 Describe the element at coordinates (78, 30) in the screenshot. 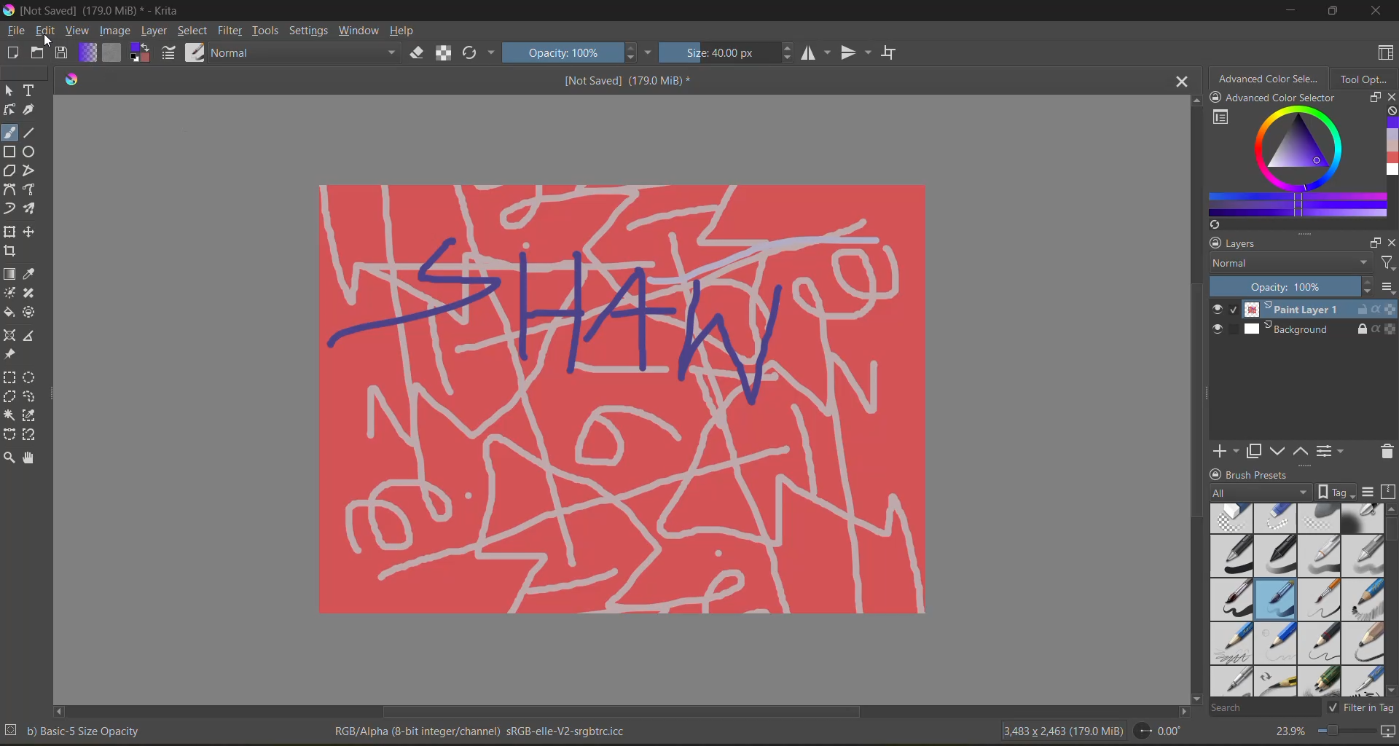

I see `view` at that location.